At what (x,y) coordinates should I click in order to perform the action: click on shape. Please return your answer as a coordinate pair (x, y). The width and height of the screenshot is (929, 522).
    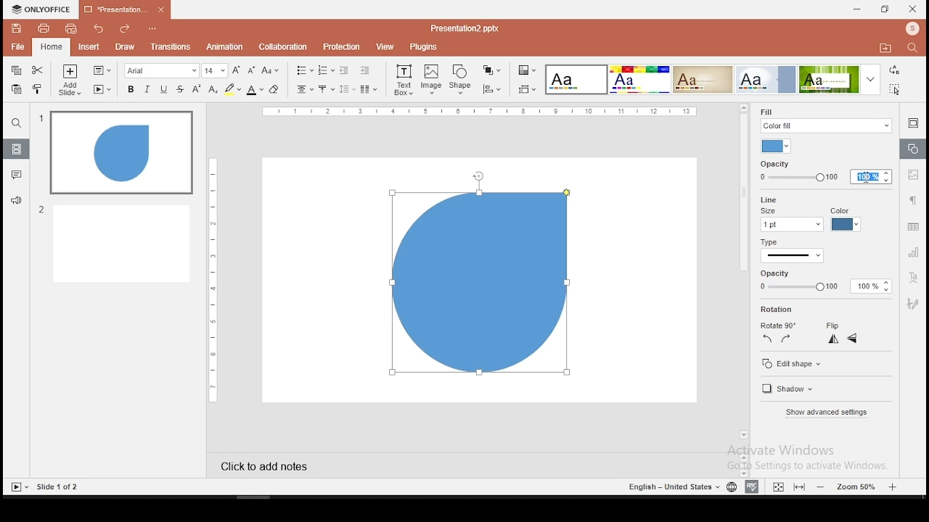
    Looking at the image, I should click on (462, 79).